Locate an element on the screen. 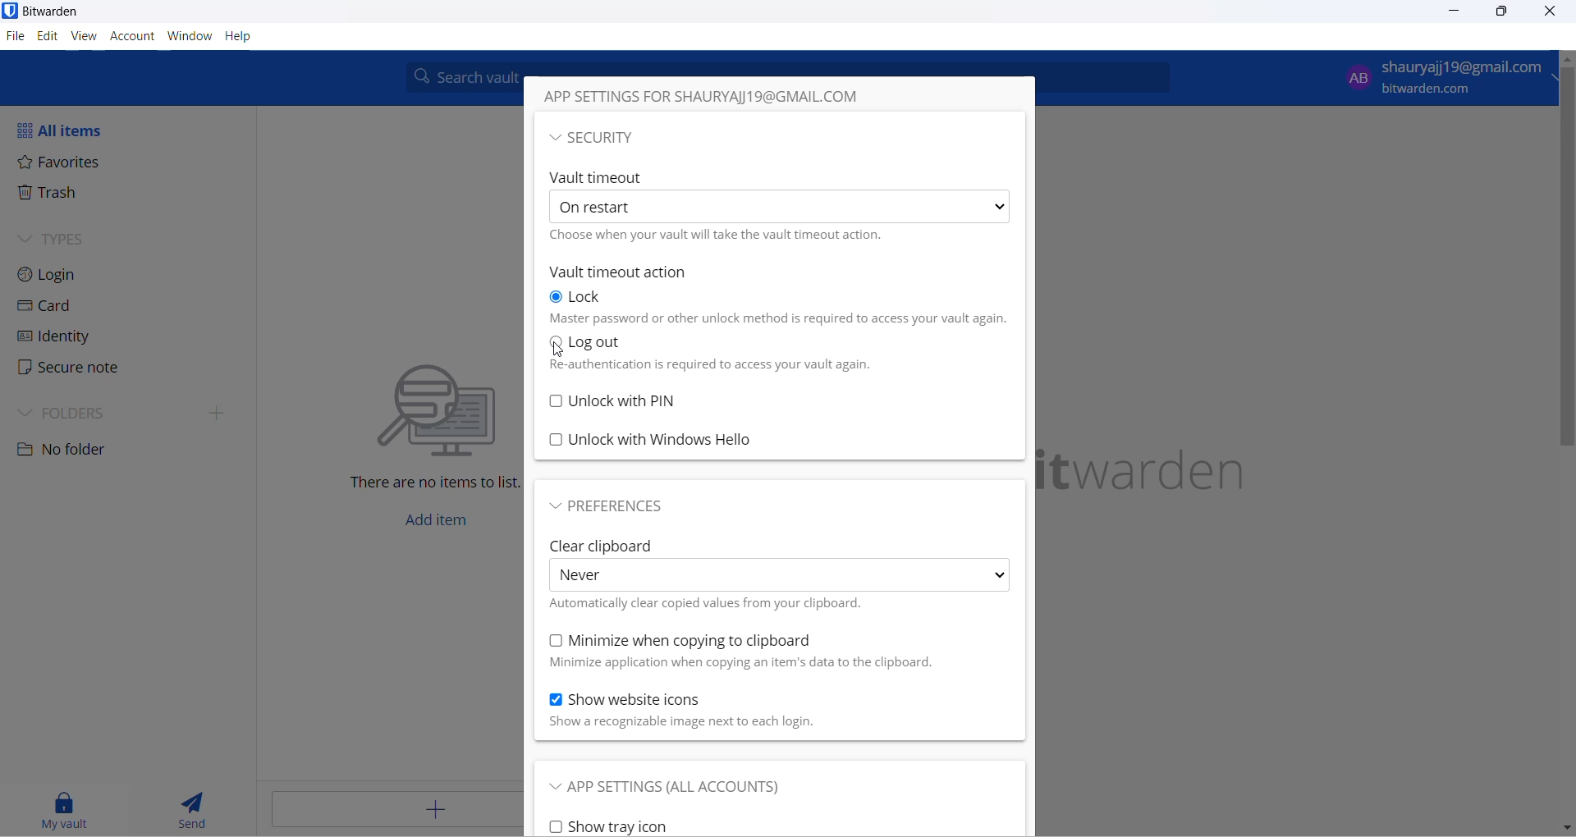  window is located at coordinates (188, 36).